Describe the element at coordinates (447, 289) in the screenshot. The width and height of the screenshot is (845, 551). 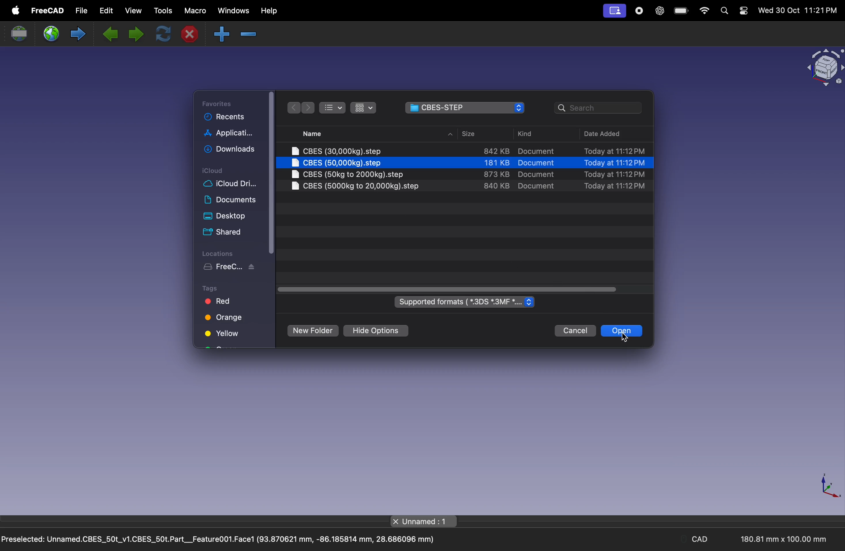
I see `scroll bar` at that location.